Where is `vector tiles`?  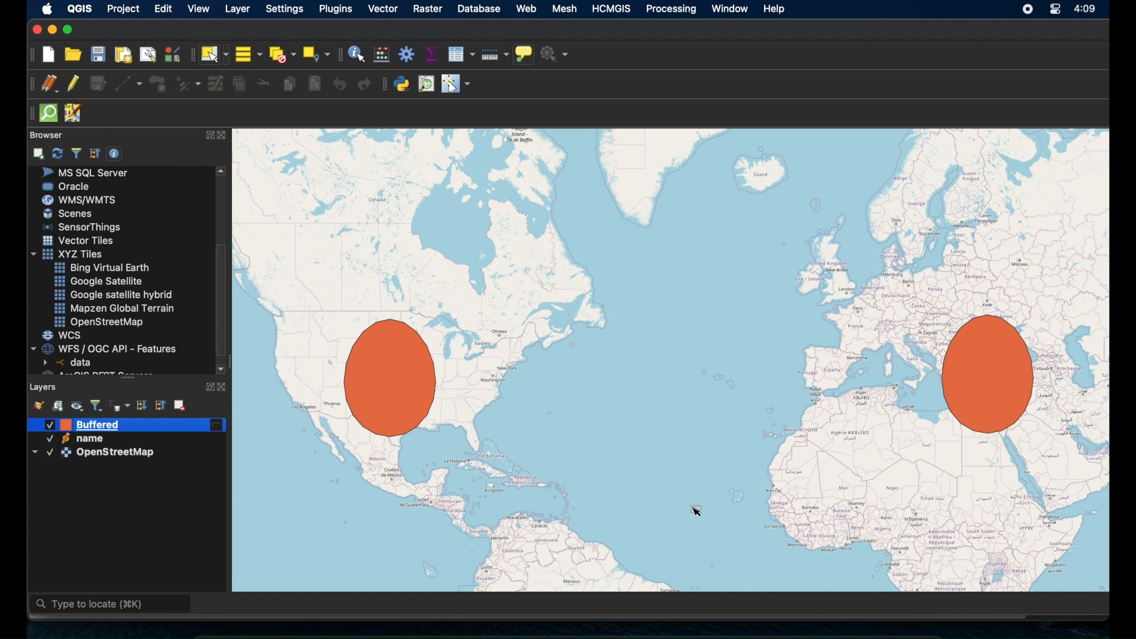
vector tiles is located at coordinates (79, 240).